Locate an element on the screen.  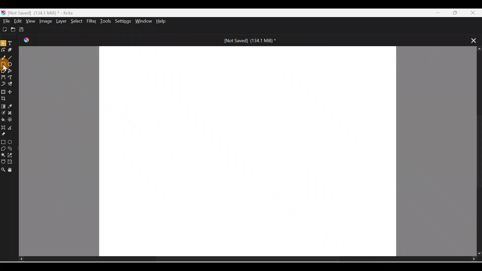
Open existing document is located at coordinates (12, 29).